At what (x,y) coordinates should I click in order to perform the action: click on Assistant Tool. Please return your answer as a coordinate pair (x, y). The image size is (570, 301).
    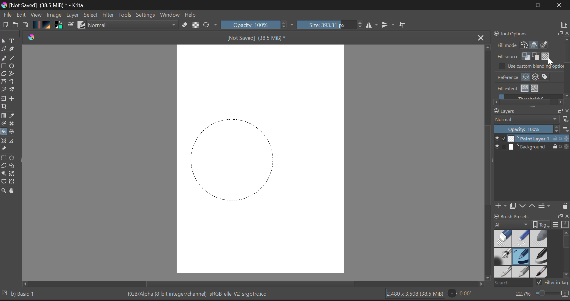
    Looking at the image, I should click on (5, 140).